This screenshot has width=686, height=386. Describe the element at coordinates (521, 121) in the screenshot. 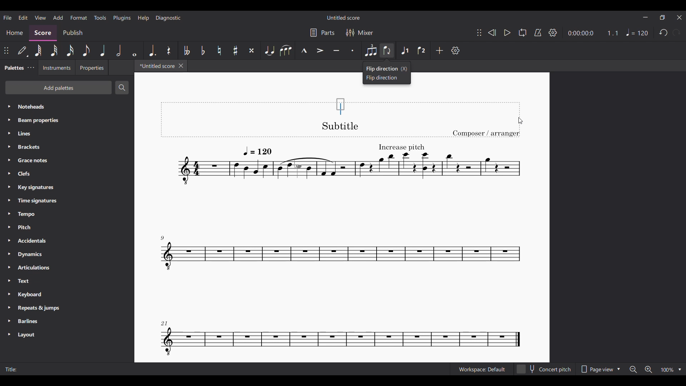

I see `Cursor position unchanged` at that location.